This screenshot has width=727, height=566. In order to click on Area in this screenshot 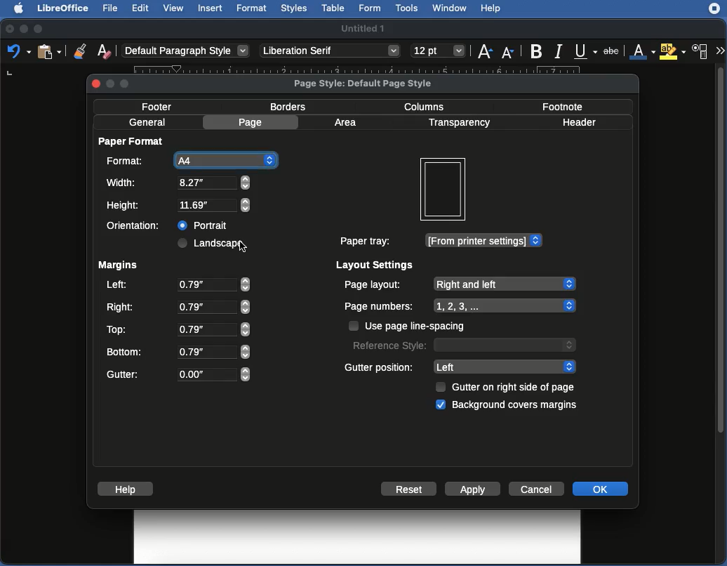, I will do `click(348, 122)`.